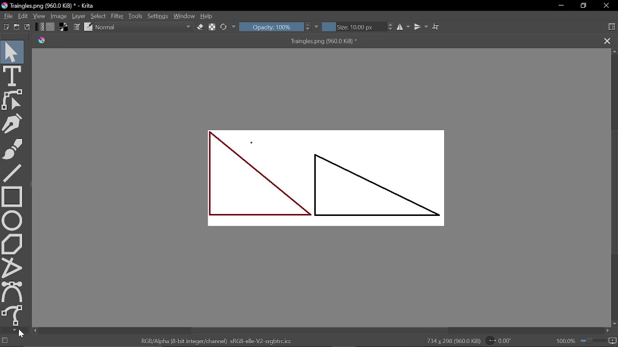  I want to click on Opacity: 100%, so click(271, 27).